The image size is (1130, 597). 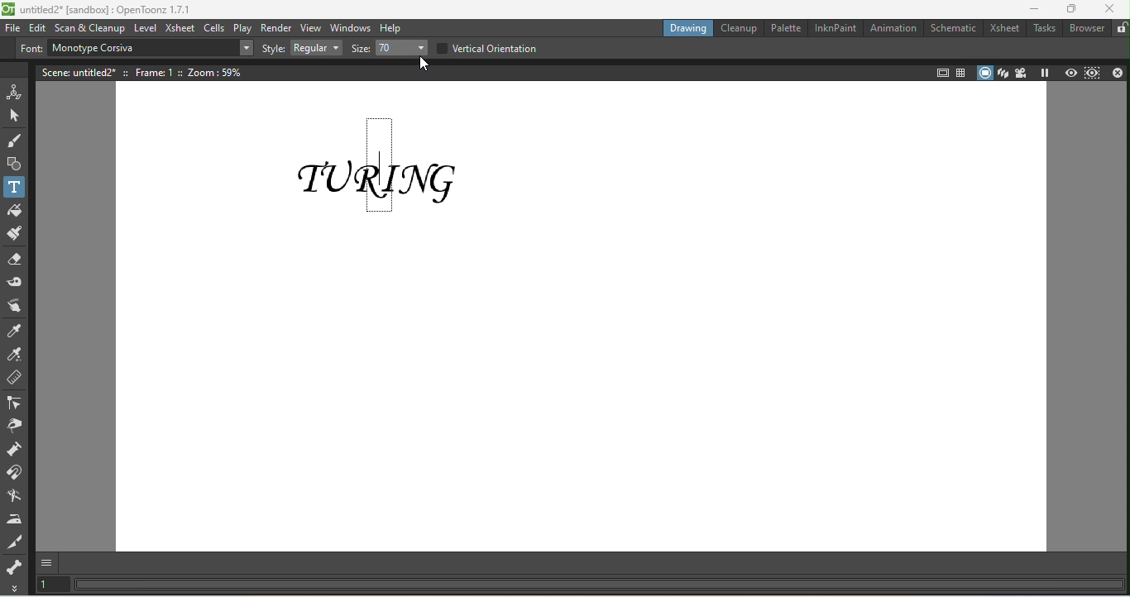 I want to click on Freeze, so click(x=1046, y=72).